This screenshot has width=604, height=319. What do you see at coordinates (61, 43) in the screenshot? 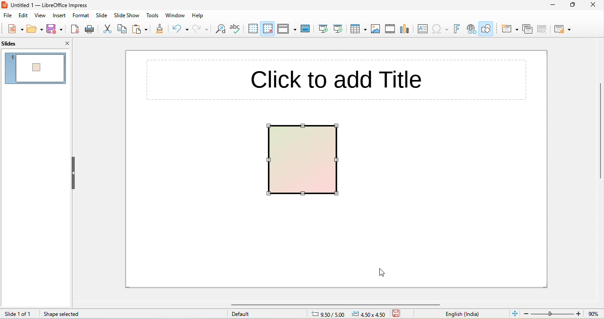
I see `close` at bounding box center [61, 43].